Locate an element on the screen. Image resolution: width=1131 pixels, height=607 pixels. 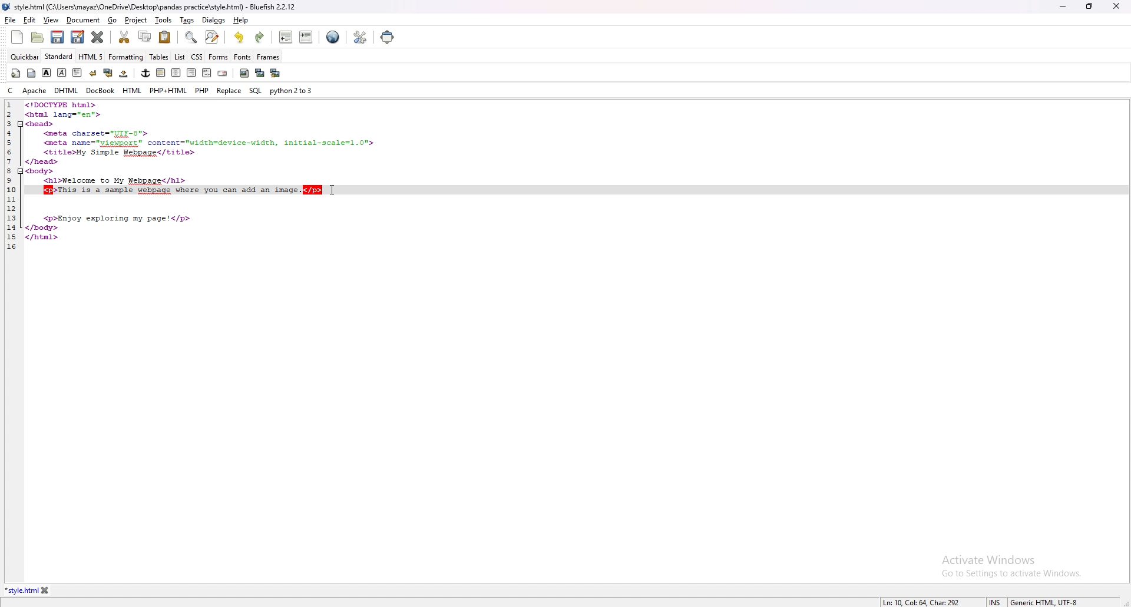
indent is located at coordinates (306, 38).